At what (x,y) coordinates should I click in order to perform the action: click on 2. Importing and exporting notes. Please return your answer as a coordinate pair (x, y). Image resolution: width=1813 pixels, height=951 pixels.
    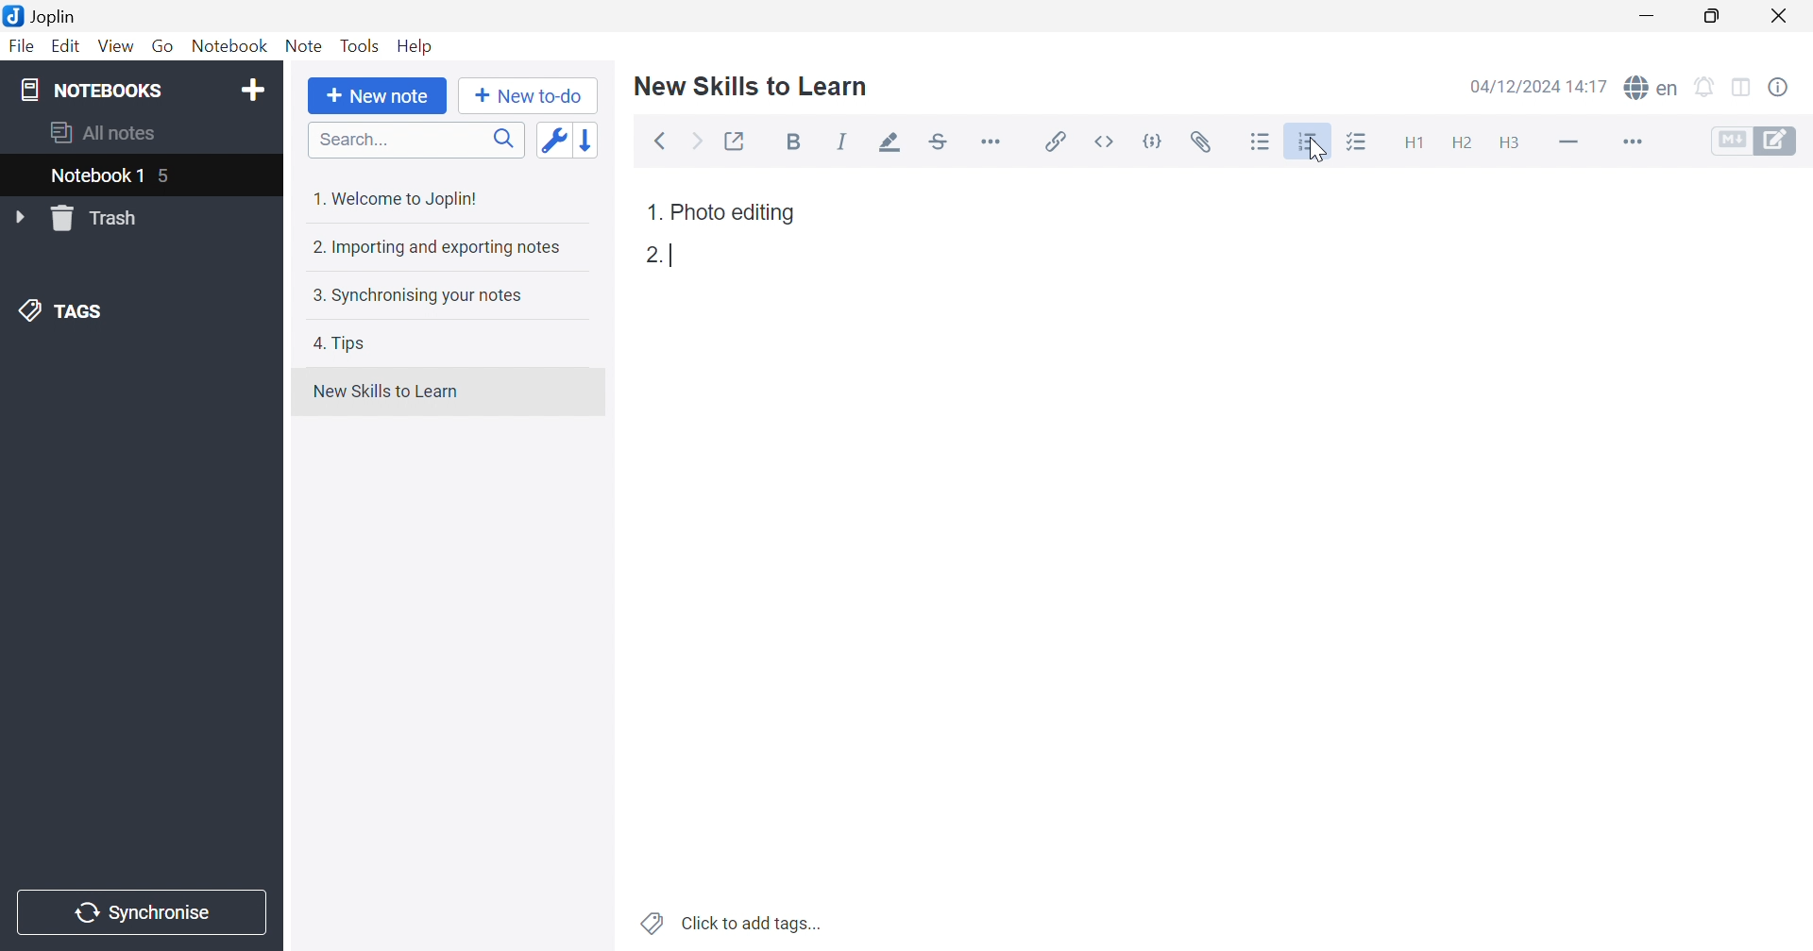
    Looking at the image, I should click on (434, 246).